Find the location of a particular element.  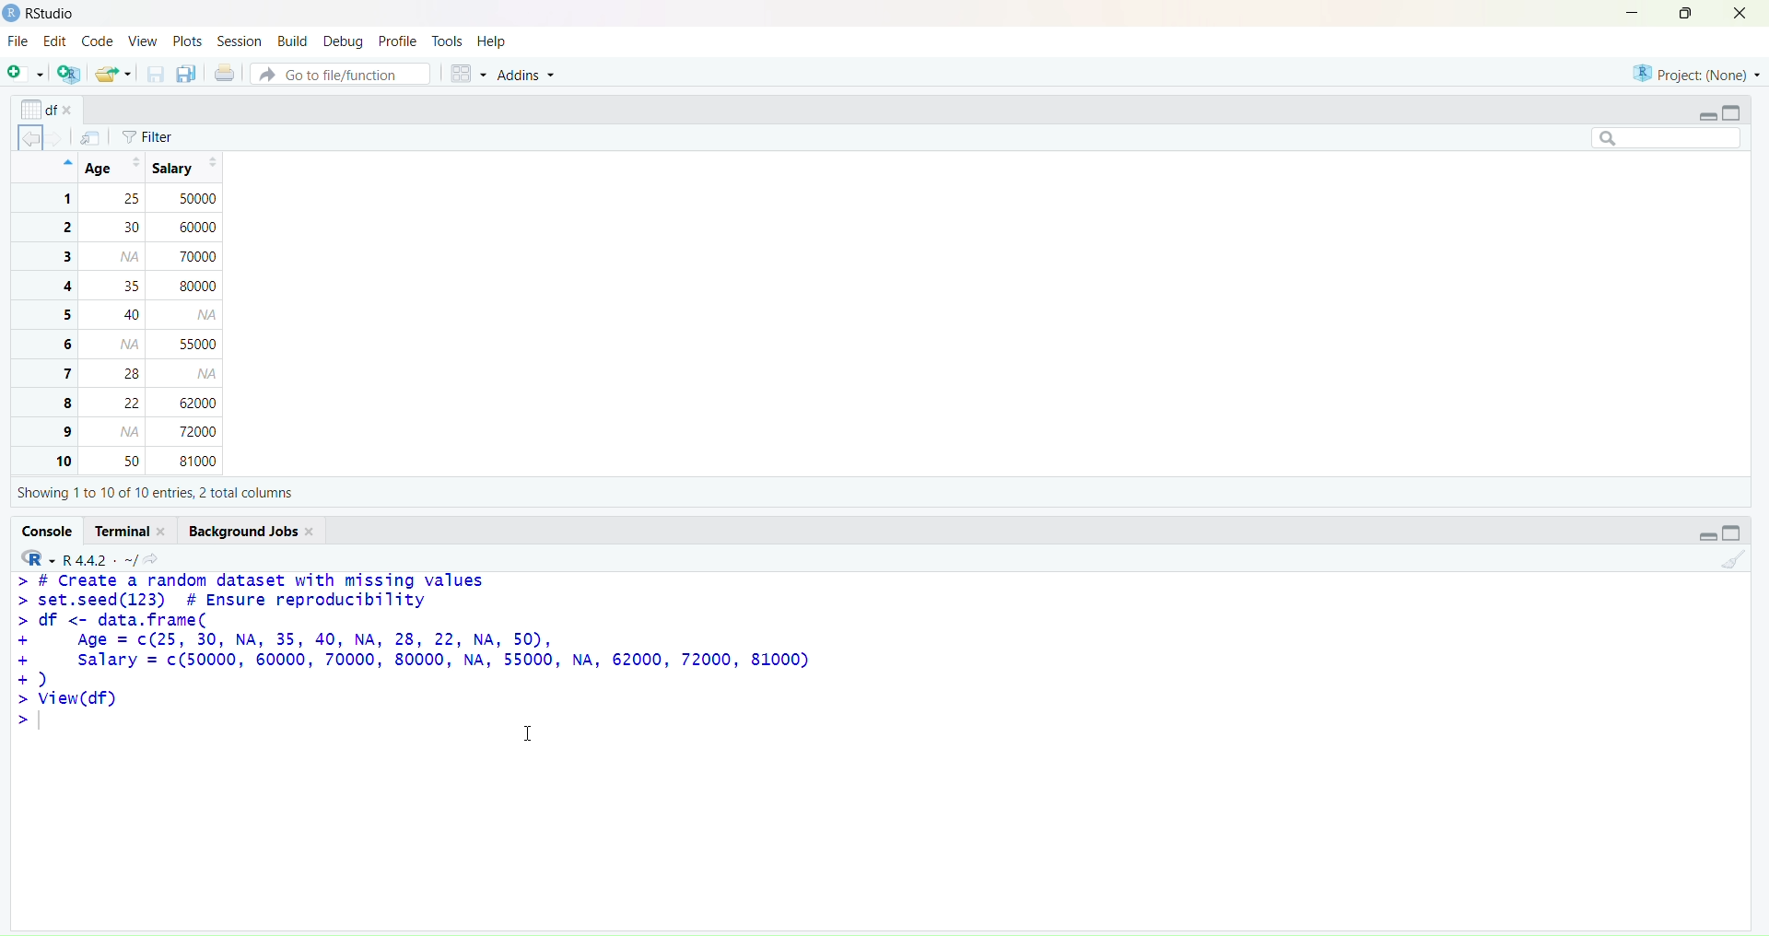

expand is located at coordinates (1707, 115).